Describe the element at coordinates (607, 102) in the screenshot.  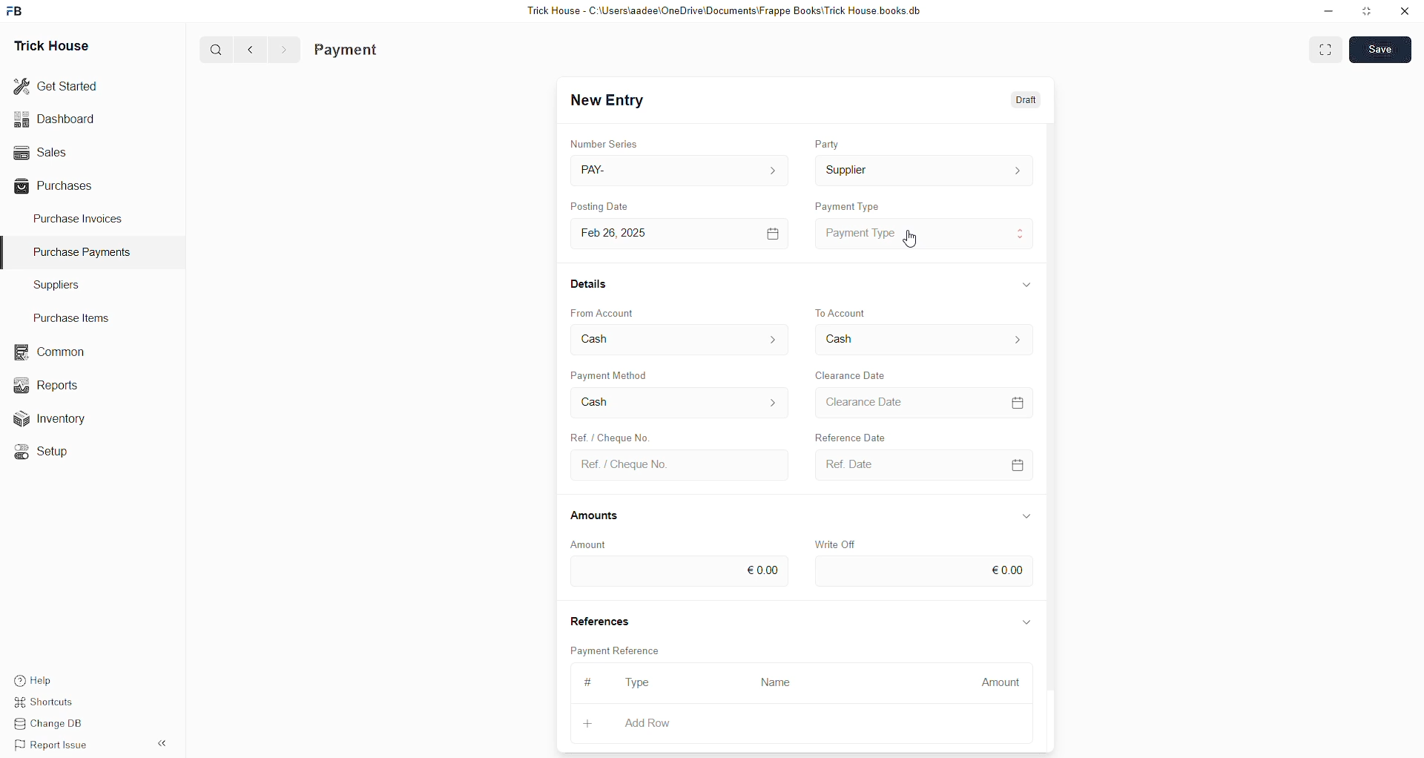
I see `New Entry` at that location.